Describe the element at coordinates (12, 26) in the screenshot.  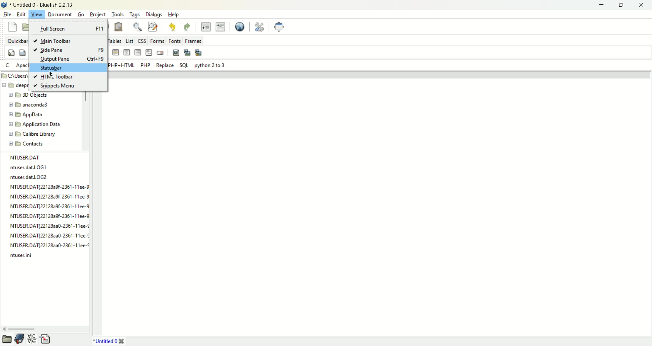
I see `new file` at that location.